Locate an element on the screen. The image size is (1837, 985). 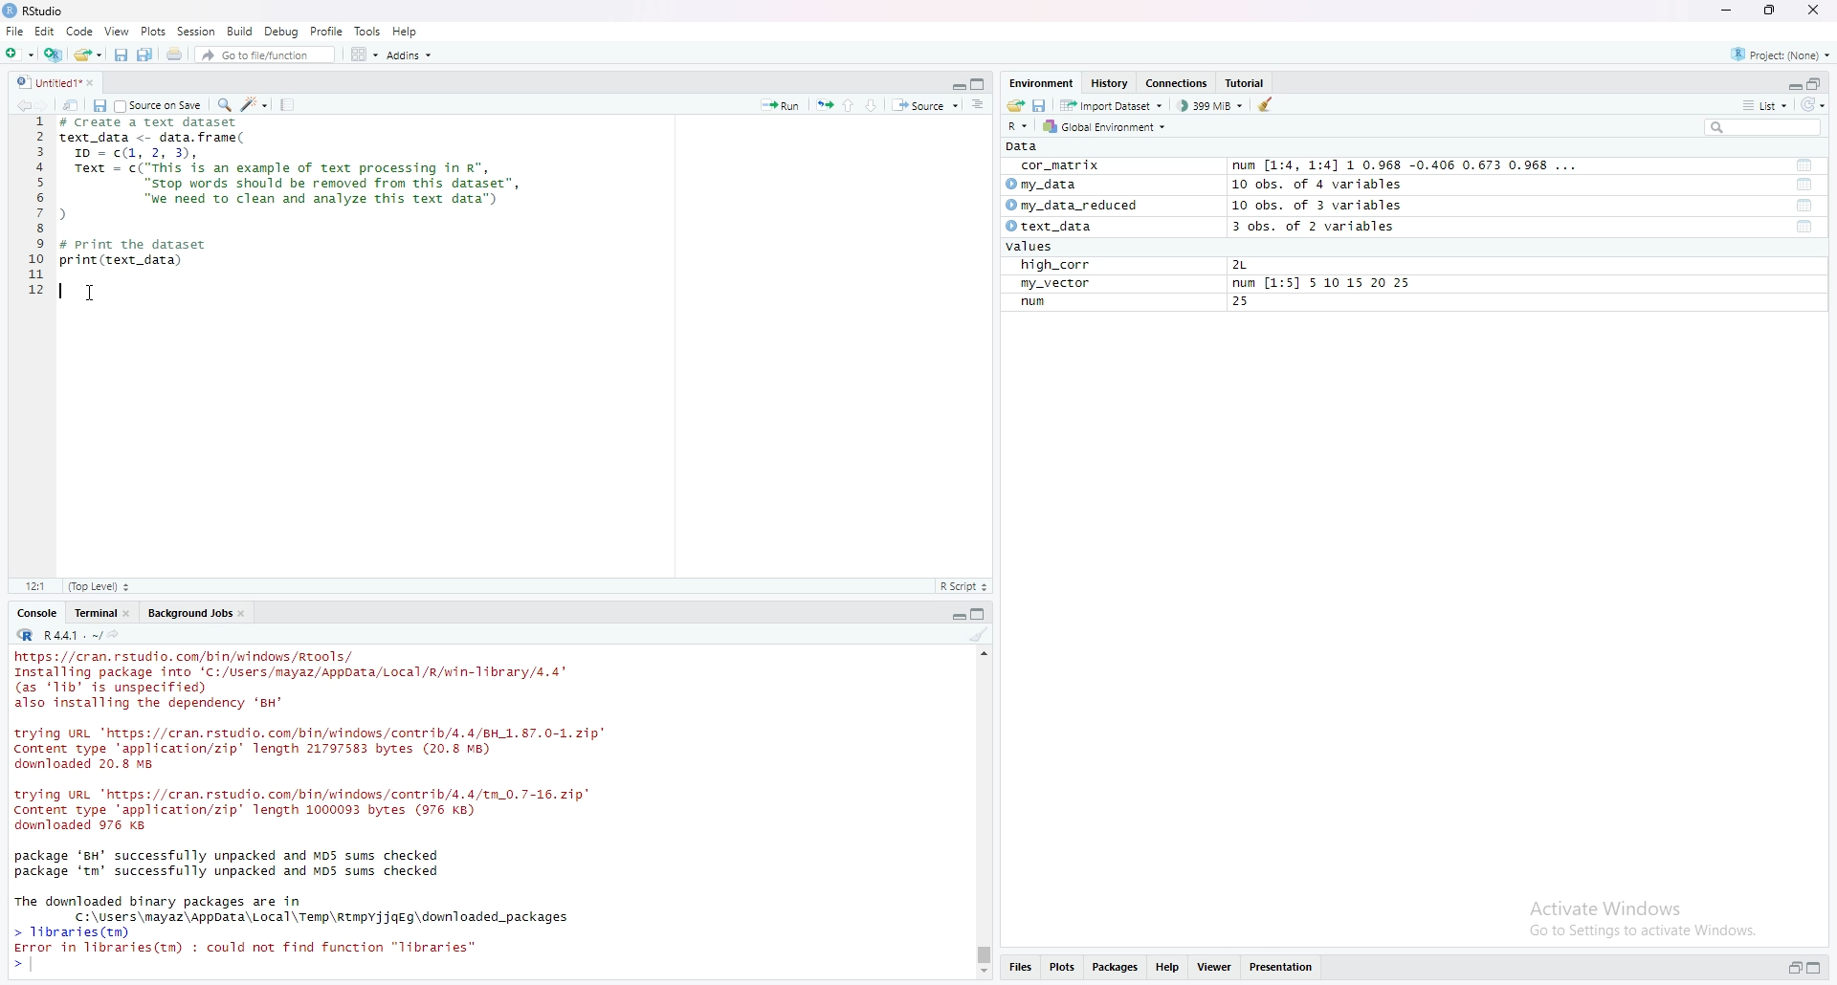
text cursor is located at coordinates (65, 294).